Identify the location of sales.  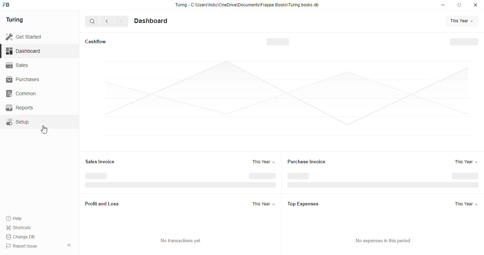
(18, 65).